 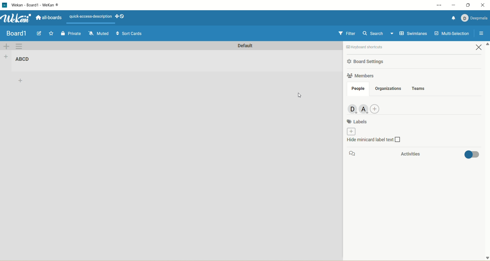 What do you see at coordinates (5, 5) in the screenshot?
I see `logo` at bounding box center [5, 5].